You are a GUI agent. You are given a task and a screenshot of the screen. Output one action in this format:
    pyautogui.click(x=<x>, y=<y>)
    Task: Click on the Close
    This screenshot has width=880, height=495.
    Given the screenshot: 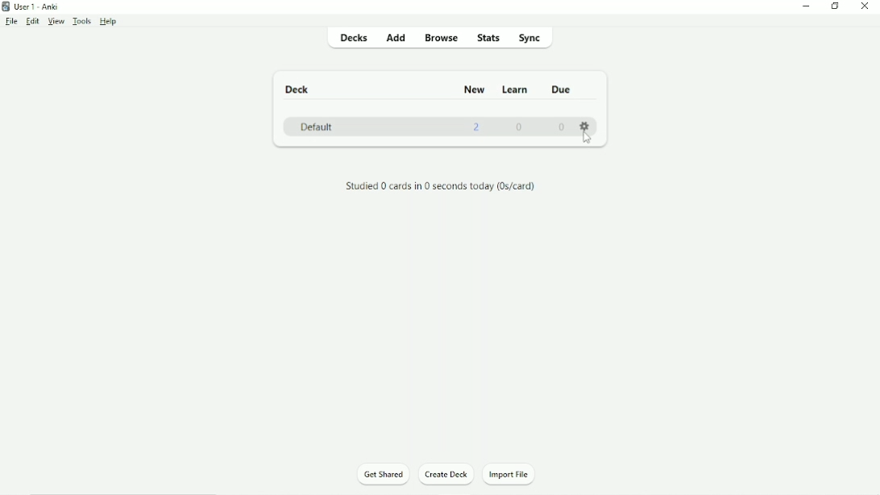 What is the action you would take?
    pyautogui.click(x=864, y=7)
    